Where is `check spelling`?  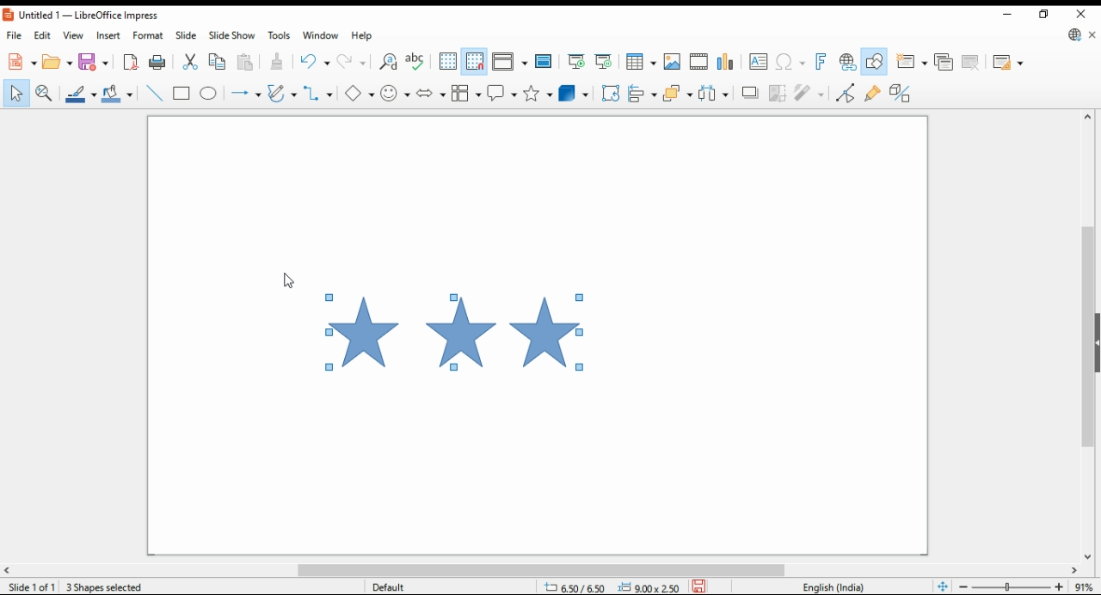 check spelling is located at coordinates (416, 63).